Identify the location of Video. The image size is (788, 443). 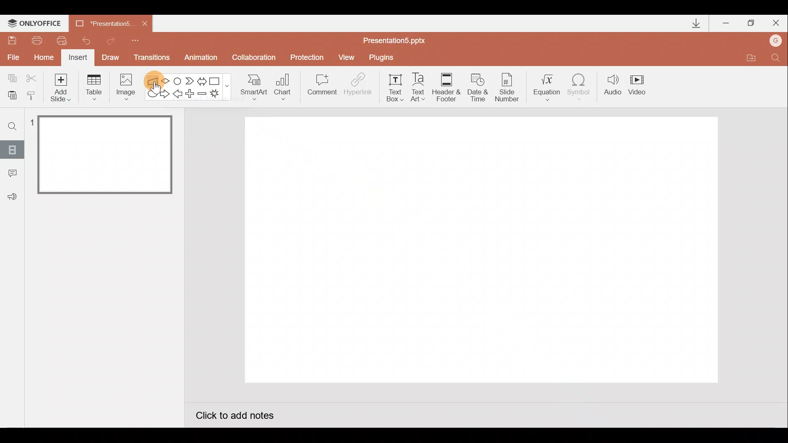
(640, 86).